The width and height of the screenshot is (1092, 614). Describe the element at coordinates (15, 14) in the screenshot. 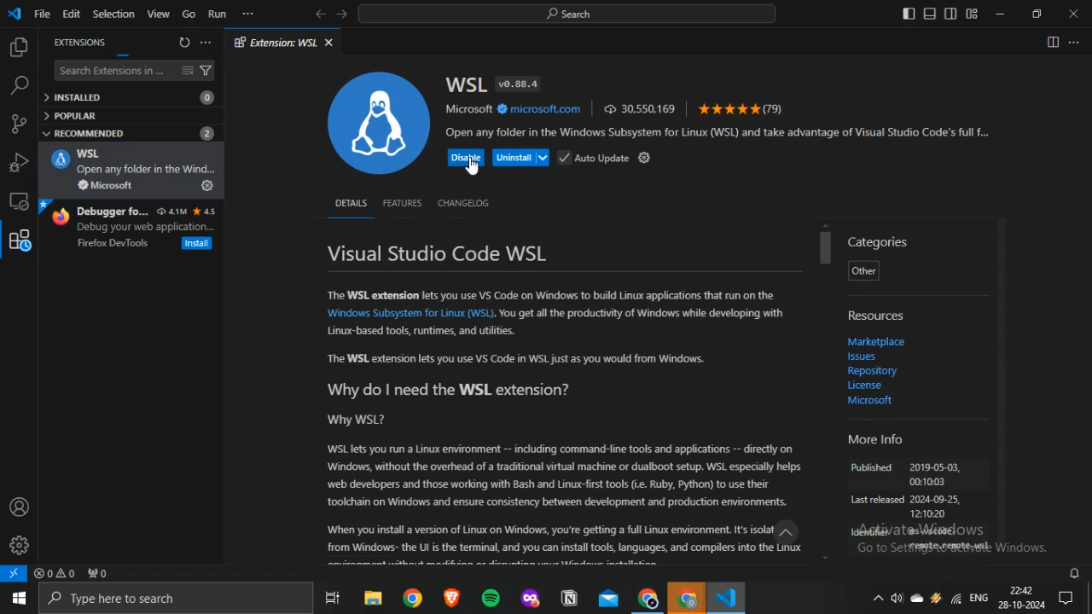

I see `vscode icon` at that location.